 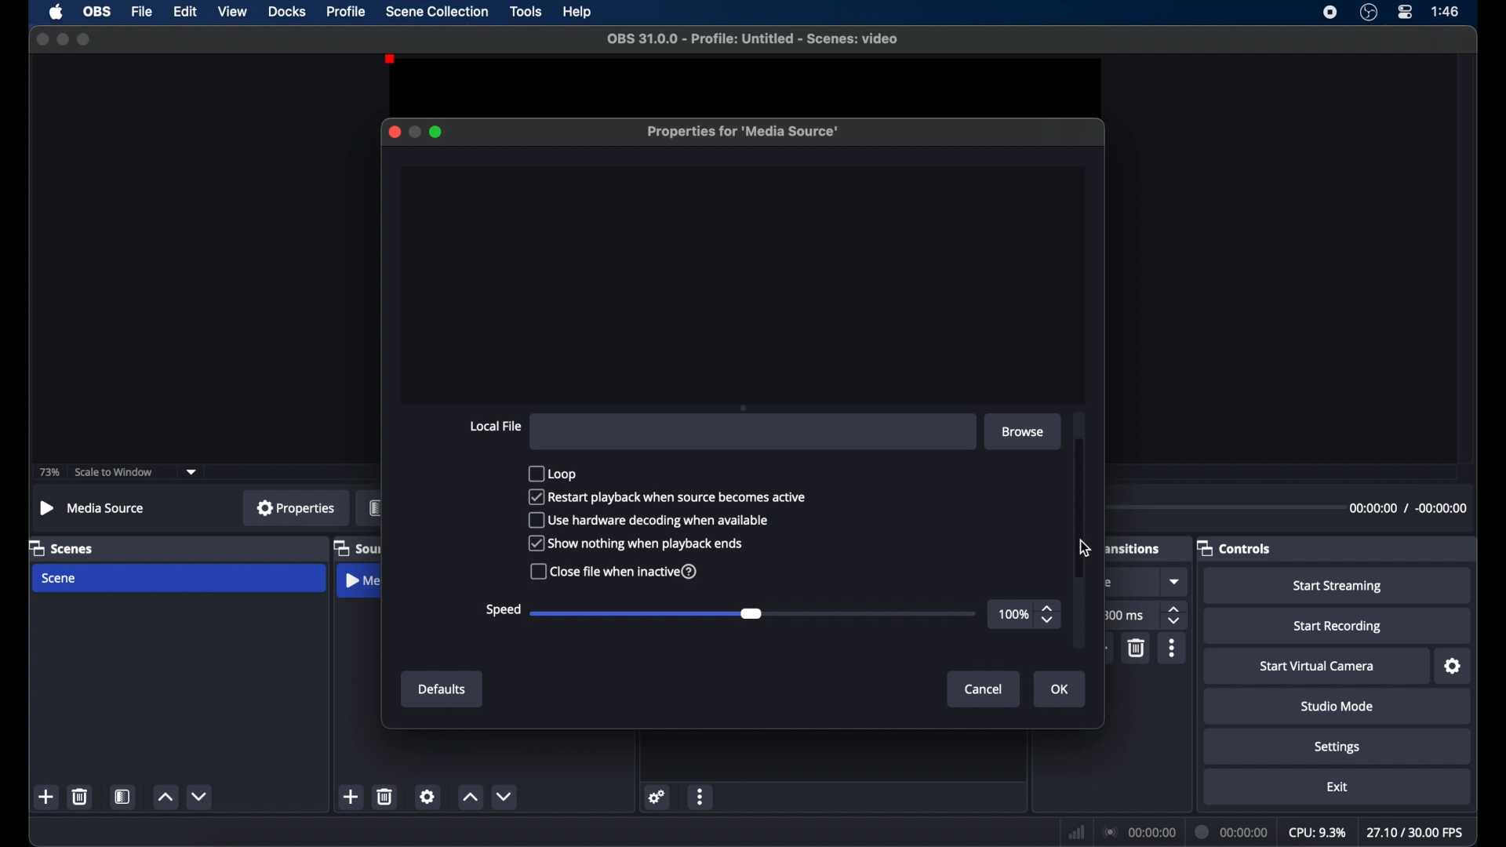 What do you see at coordinates (700, 798) in the screenshot?
I see `more options` at bounding box center [700, 798].